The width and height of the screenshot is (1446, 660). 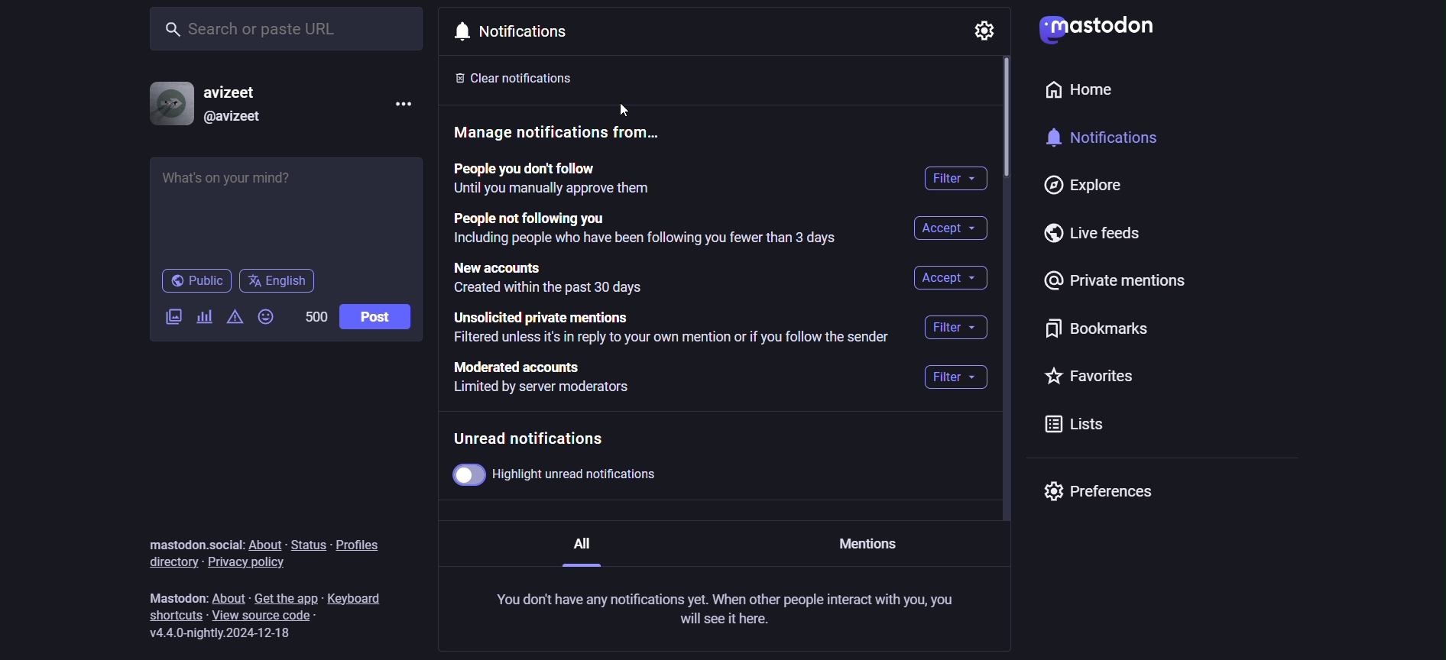 What do you see at coordinates (313, 315) in the screenshot?
I see `word limit` at bounding box center [313, 315].